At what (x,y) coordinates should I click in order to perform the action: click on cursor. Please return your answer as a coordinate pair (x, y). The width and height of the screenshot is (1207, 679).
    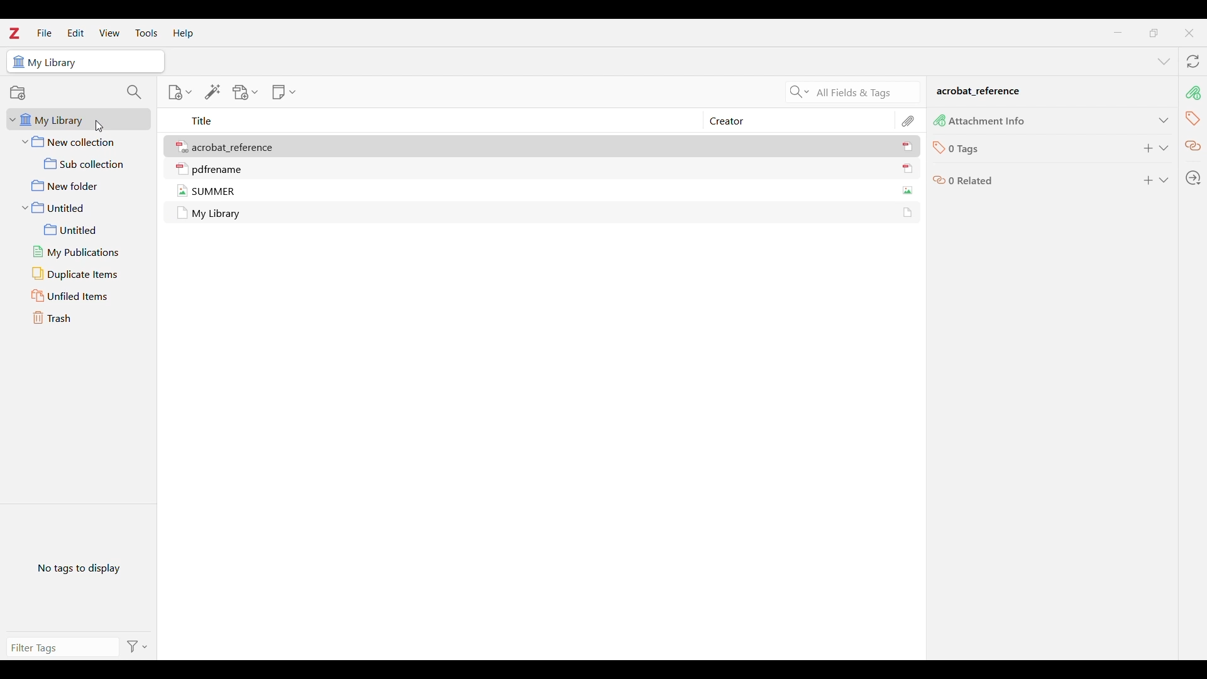
    Looking at the image, I should click on (99, 126).